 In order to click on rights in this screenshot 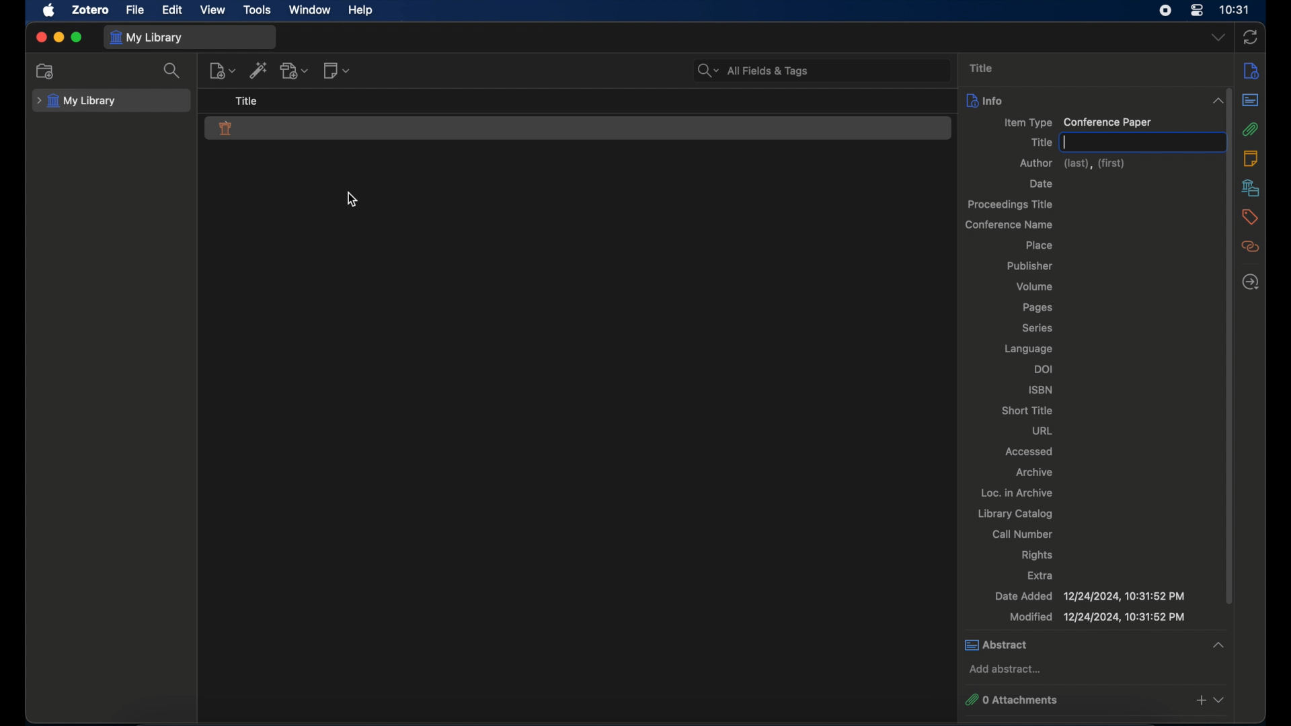, I will do `click(1038, 555)`.